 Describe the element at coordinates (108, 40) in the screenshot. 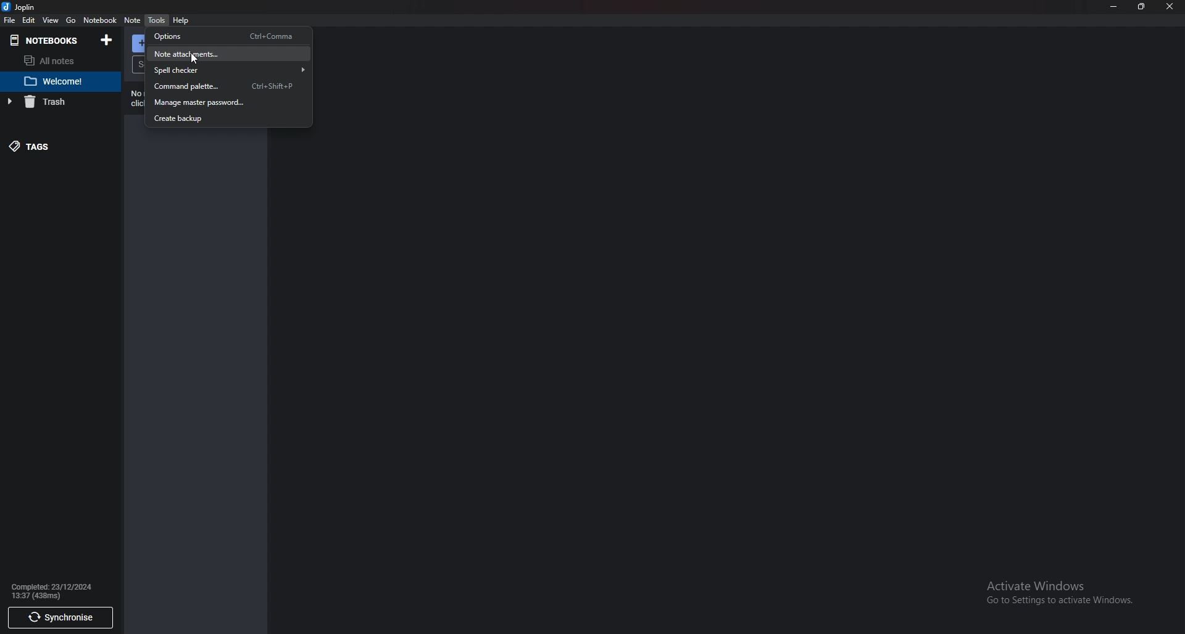

I see `Add notebooks` at that location.